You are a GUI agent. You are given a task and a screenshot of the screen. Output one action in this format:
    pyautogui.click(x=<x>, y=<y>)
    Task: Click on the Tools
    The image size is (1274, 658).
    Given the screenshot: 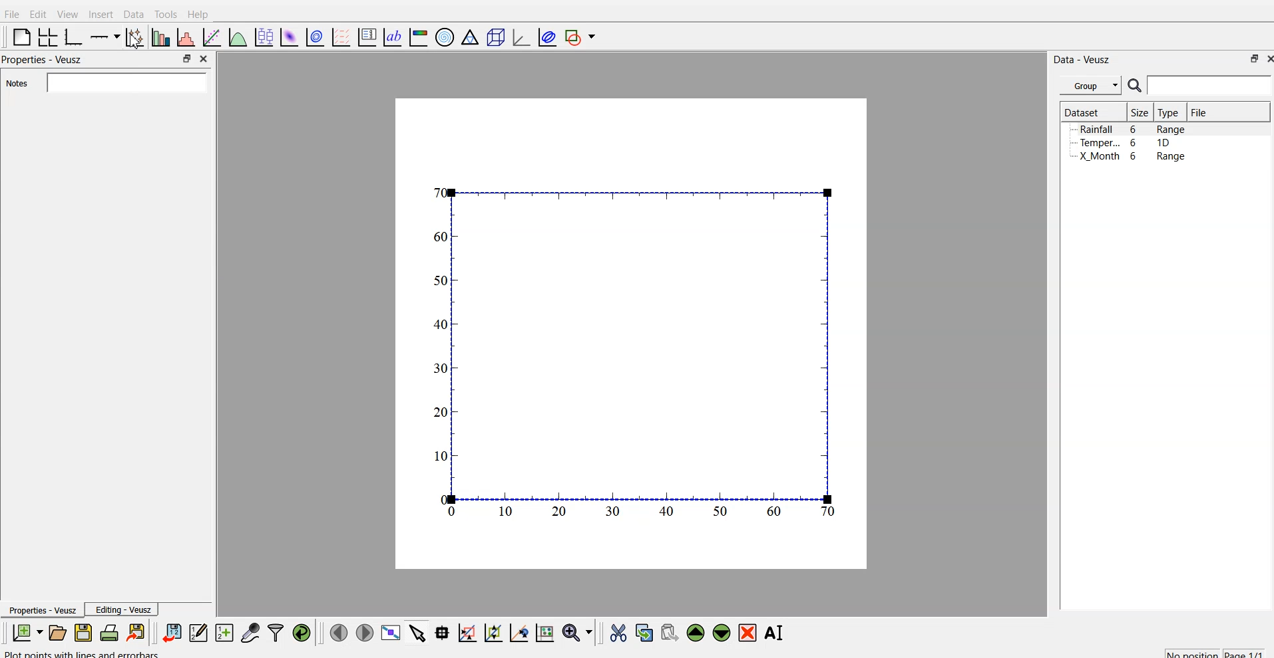 What is the action you would take?
    pyautogui.click(x=165, y=13)
    